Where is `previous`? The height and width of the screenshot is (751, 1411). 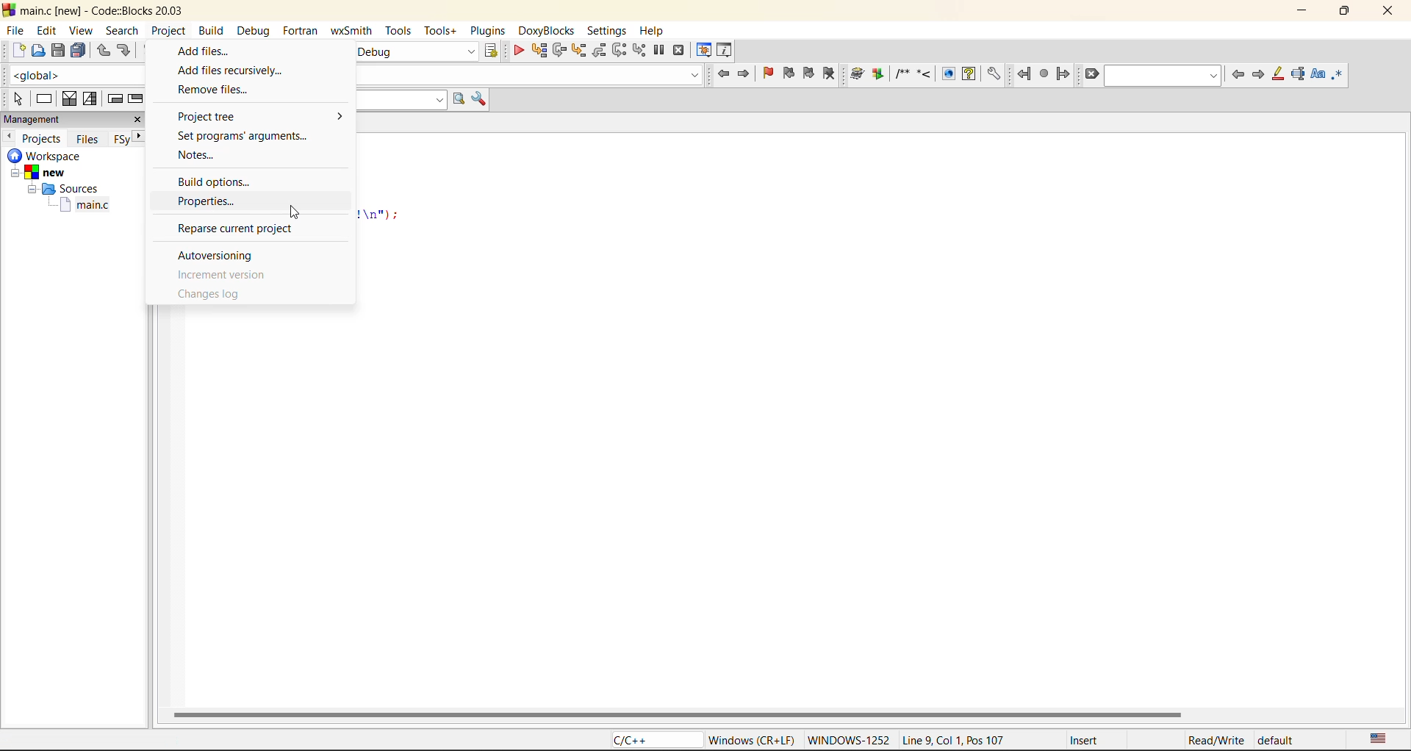 previous is located at coordinates (10, 136).